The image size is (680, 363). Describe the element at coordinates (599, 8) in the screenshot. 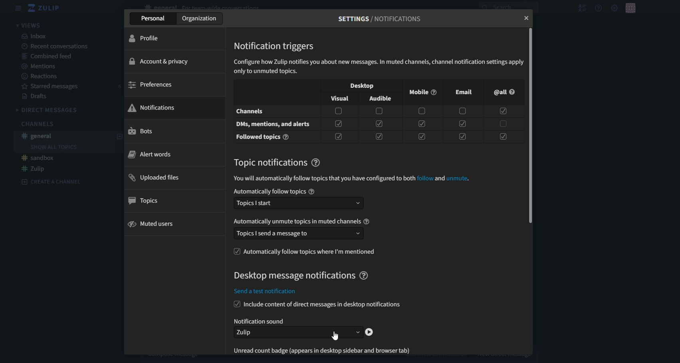

I see `help menu` at that location.